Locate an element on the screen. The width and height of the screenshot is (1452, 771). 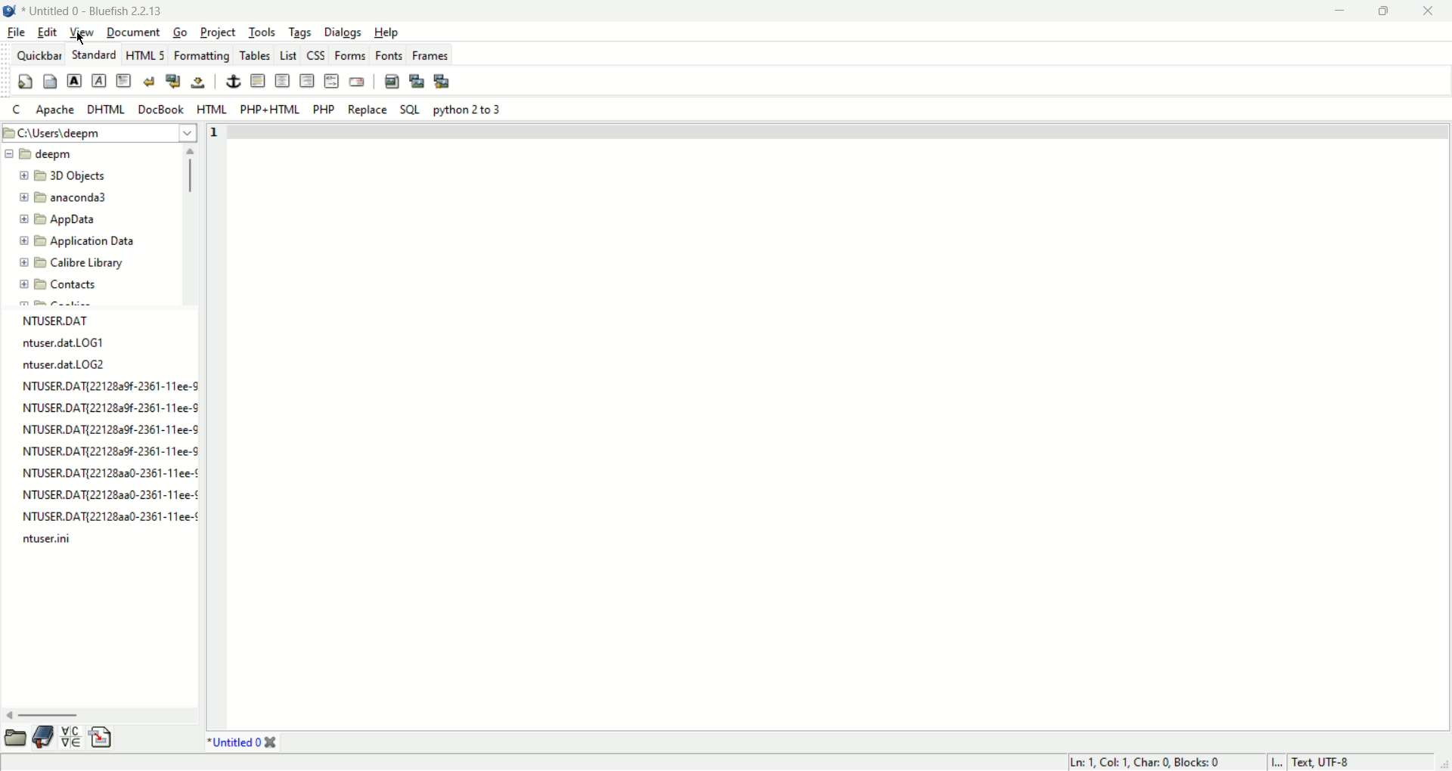
edit is located at coordinates (48, 32).